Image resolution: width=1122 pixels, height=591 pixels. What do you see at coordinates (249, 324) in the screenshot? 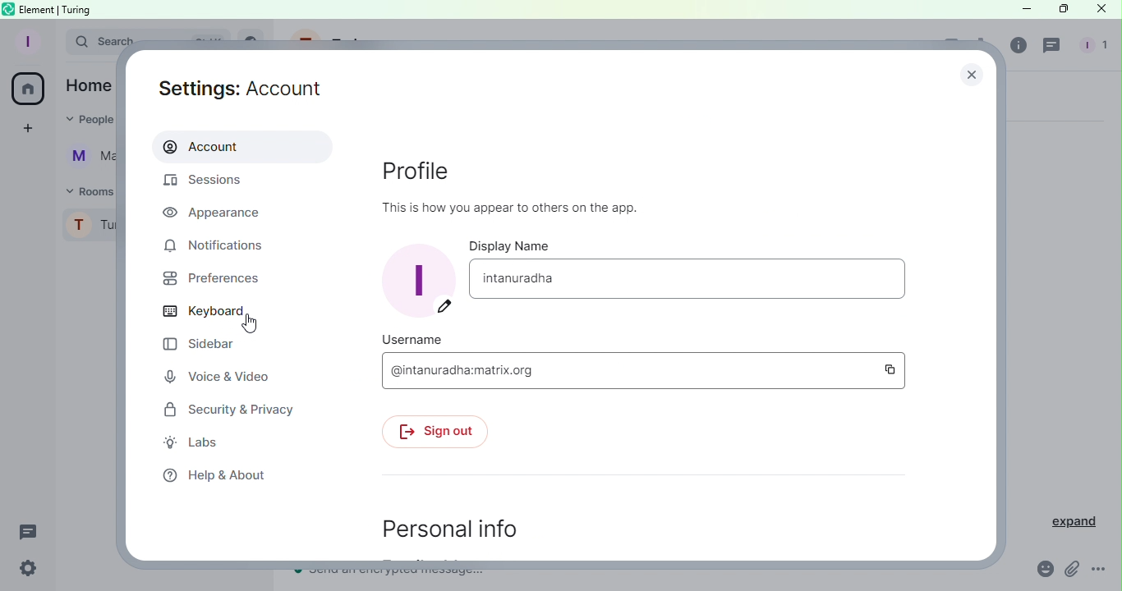
I see `Cursor` at bounding box center [249, 324].